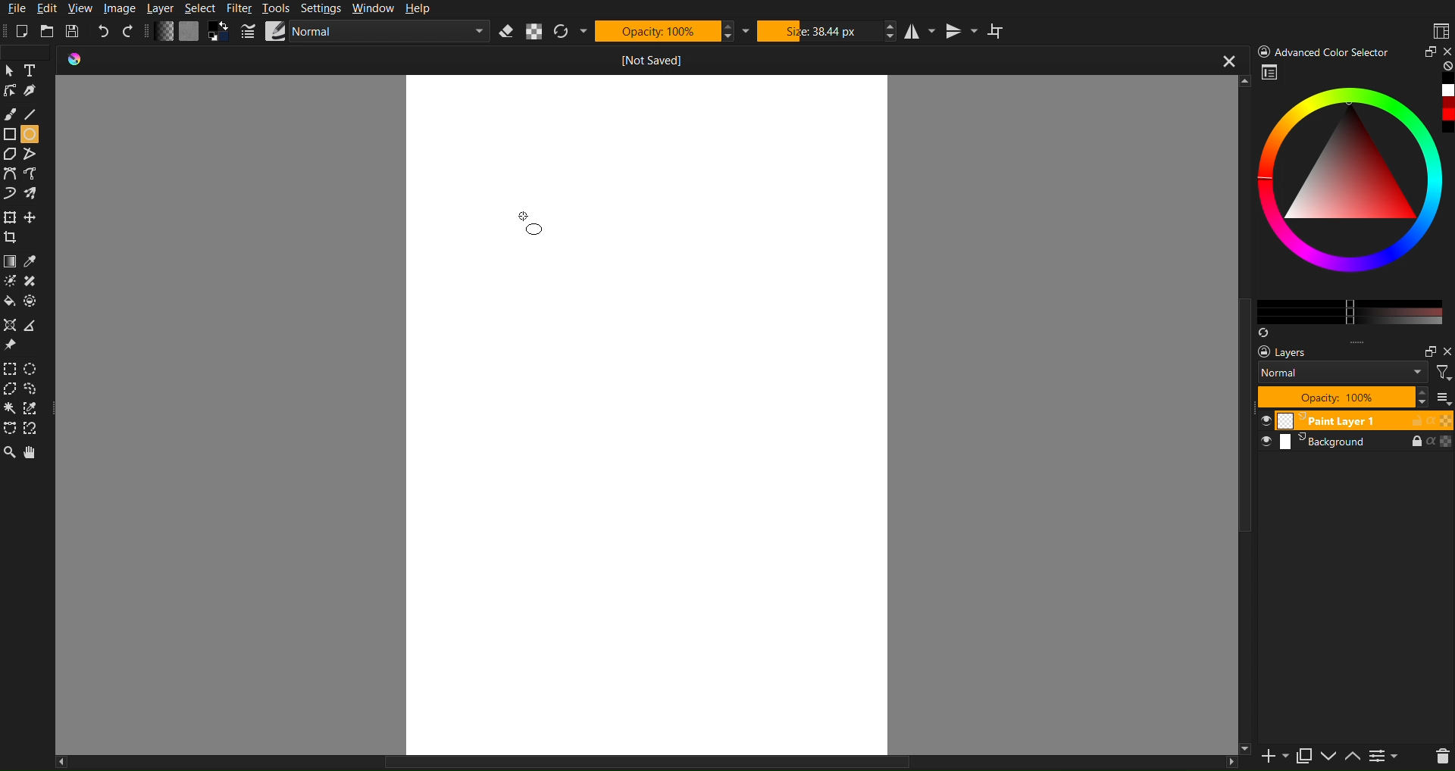  I want to click on Cursor, so click(524, 221).